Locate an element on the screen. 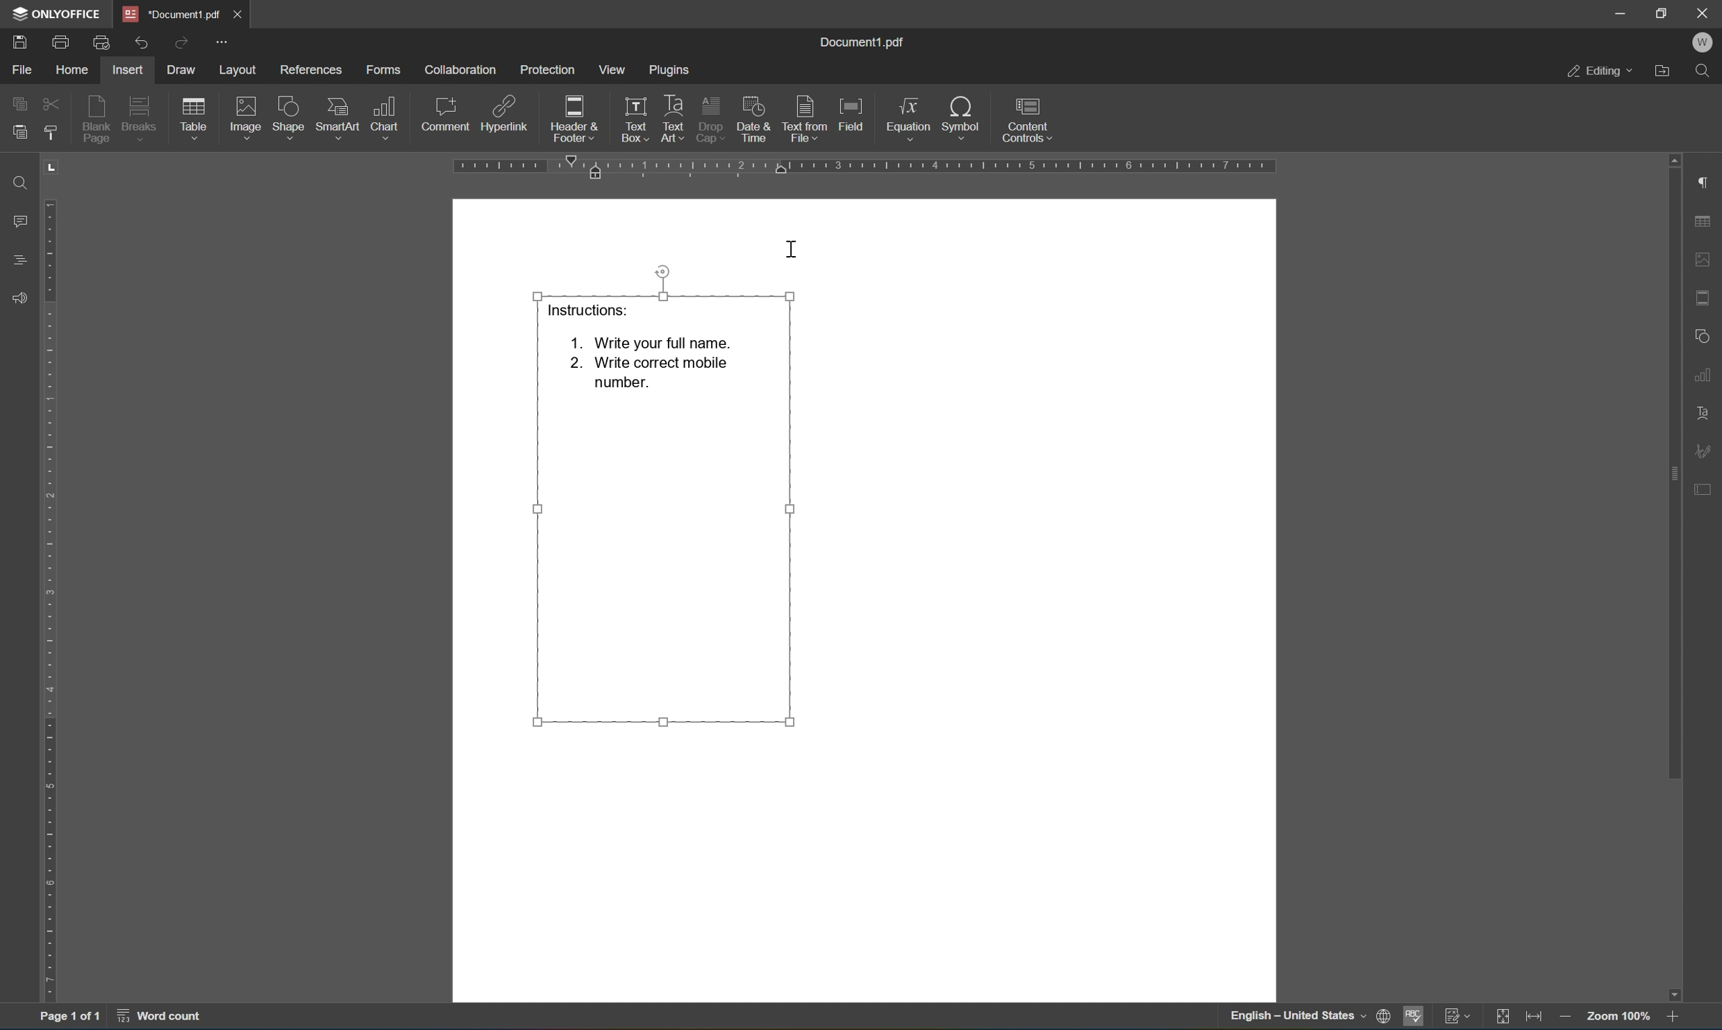 The image size is (1722, 1030). Editing is located at coordinates (1600, 72).